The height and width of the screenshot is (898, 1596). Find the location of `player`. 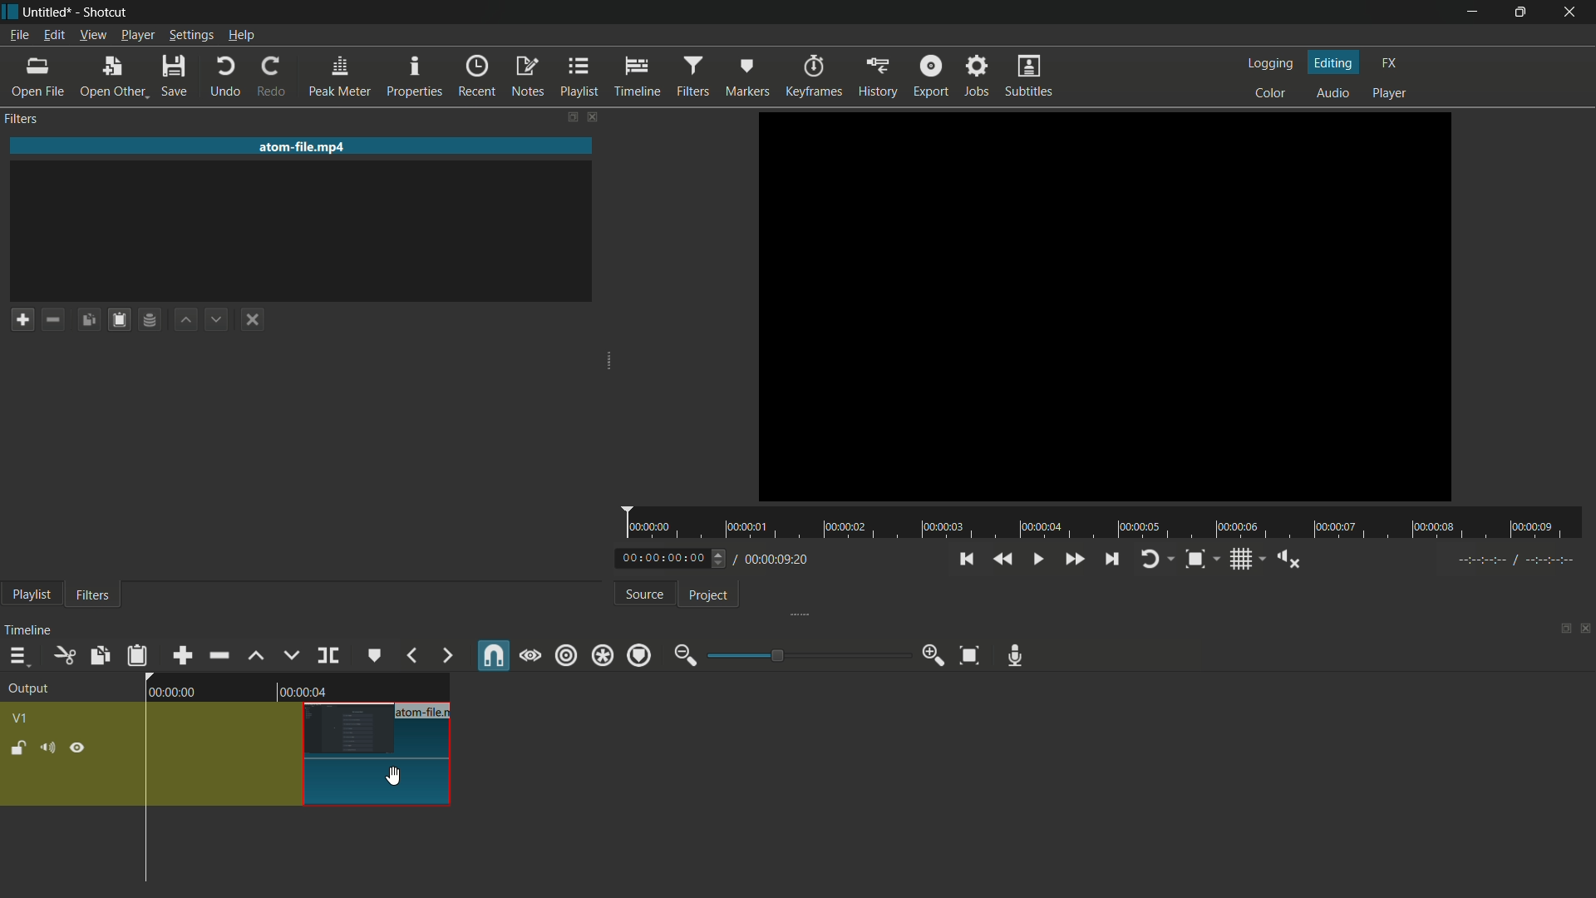

player is located at coordinates (1392, 94).